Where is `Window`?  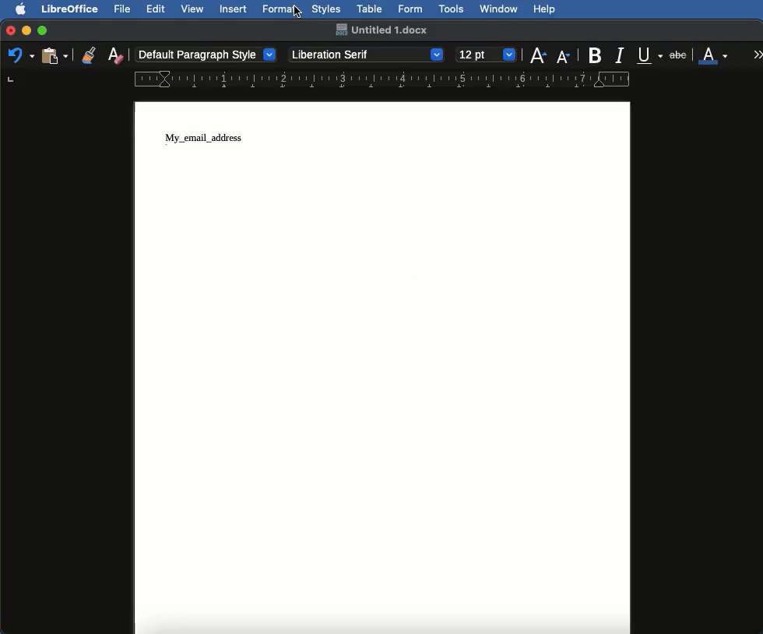
Window is located at coordinates (499, 9).